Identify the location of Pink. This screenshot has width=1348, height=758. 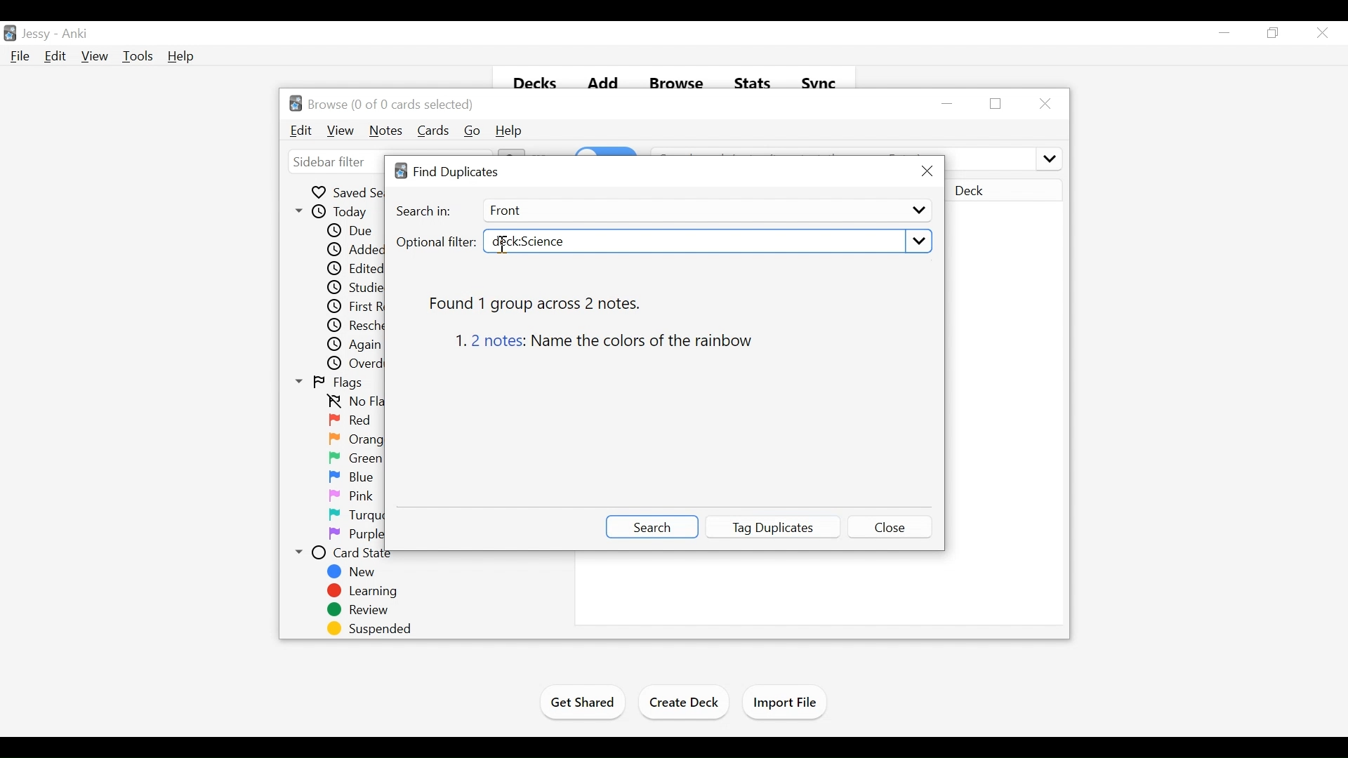
(351, 497).